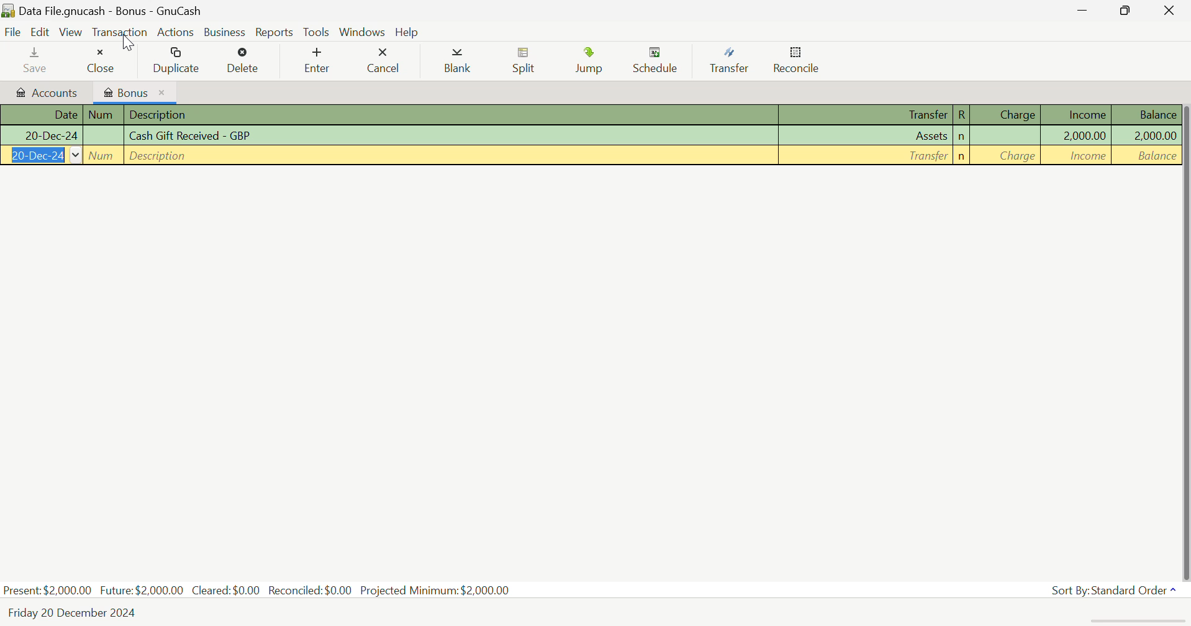 The width and height of the screenshot is (1191, 626). I want to click on Reconciled, so click(312, 589).